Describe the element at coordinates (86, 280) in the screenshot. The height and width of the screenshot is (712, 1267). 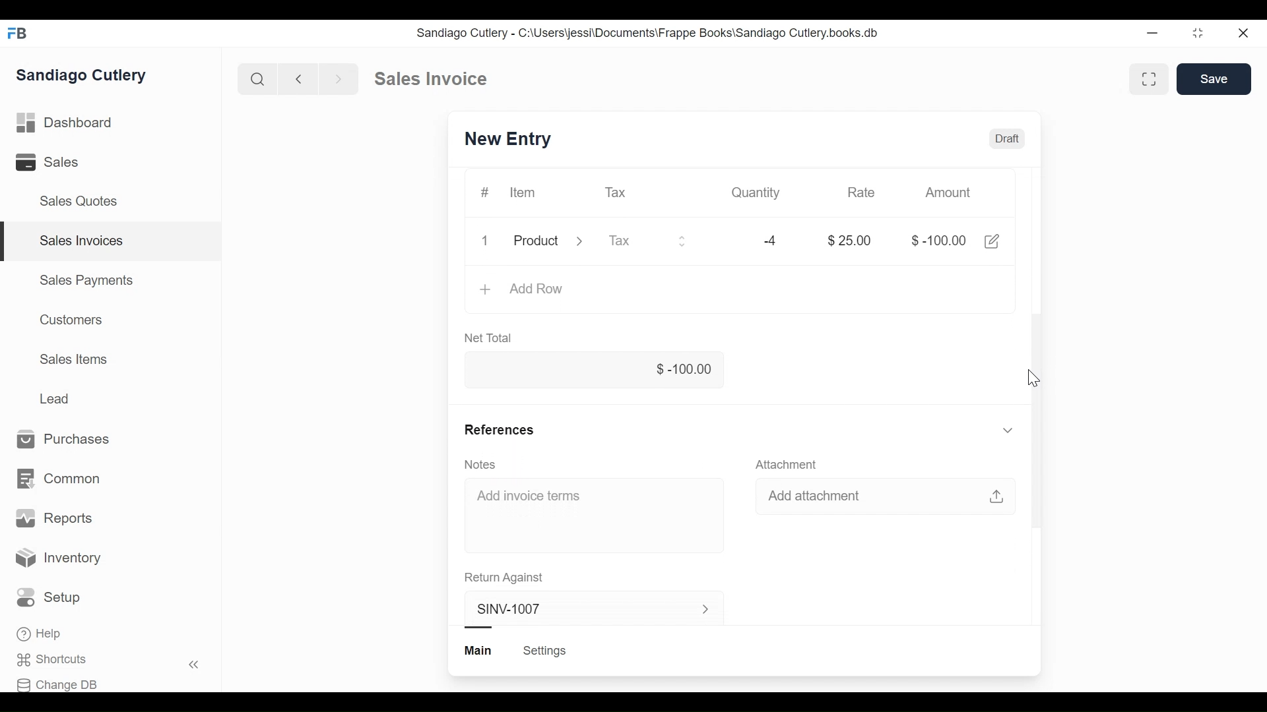
I see `Sales Payments` at that location.